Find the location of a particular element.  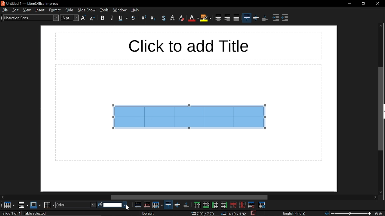

tools is located at coordinates (105, 10).